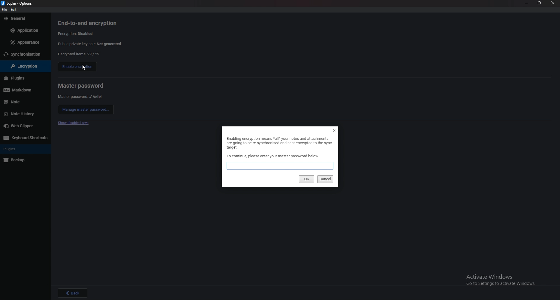  I want to click on , so click(19, 3).